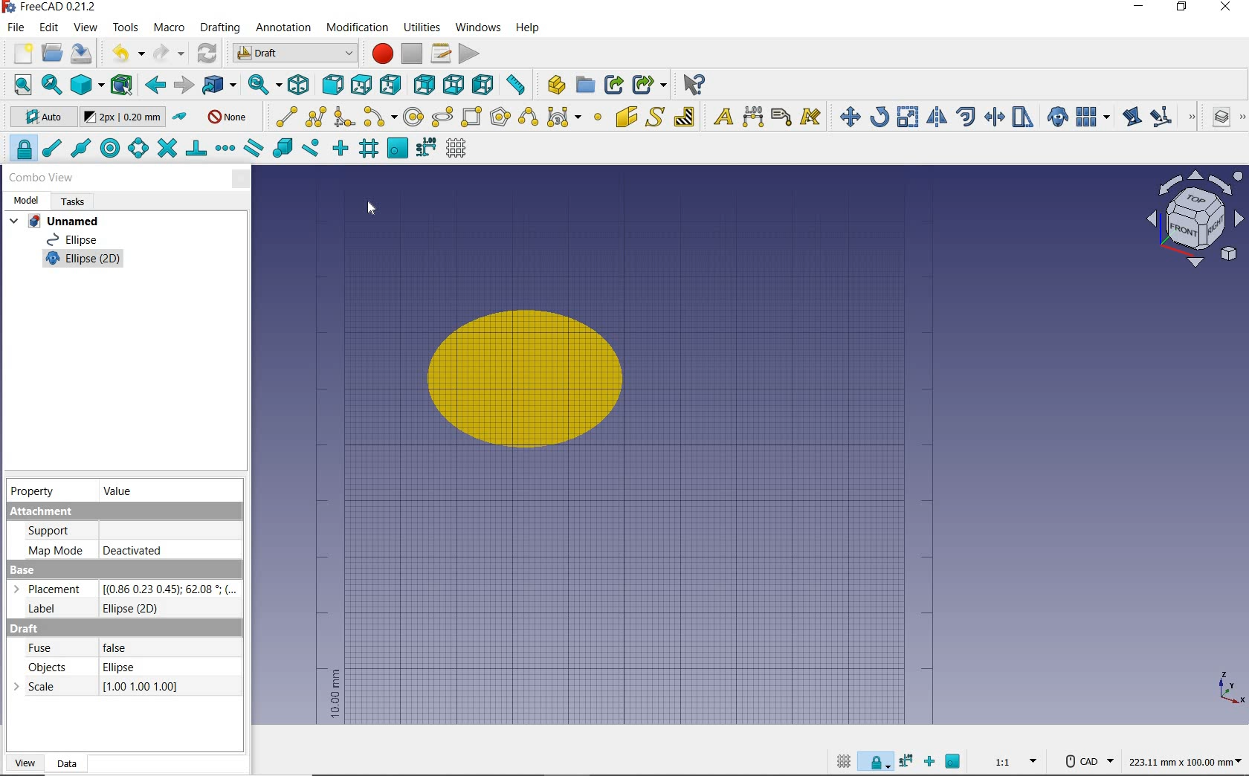 The width and height of the screenshot is (1249, 776). I want to click on autogroup off, so click(230, 116).